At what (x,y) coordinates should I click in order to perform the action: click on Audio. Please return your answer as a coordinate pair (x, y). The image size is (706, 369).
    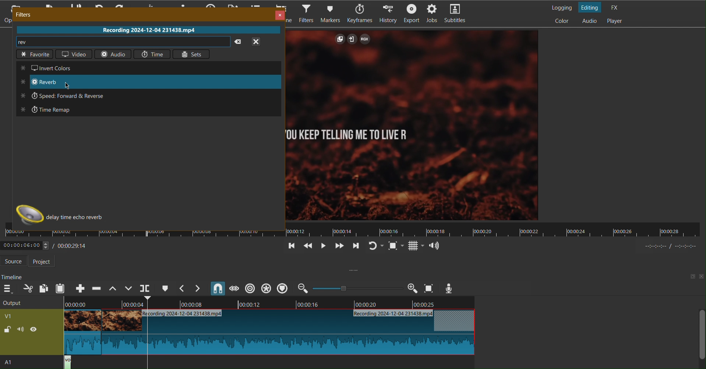
    Looking at the image, I should click on (589, 21).